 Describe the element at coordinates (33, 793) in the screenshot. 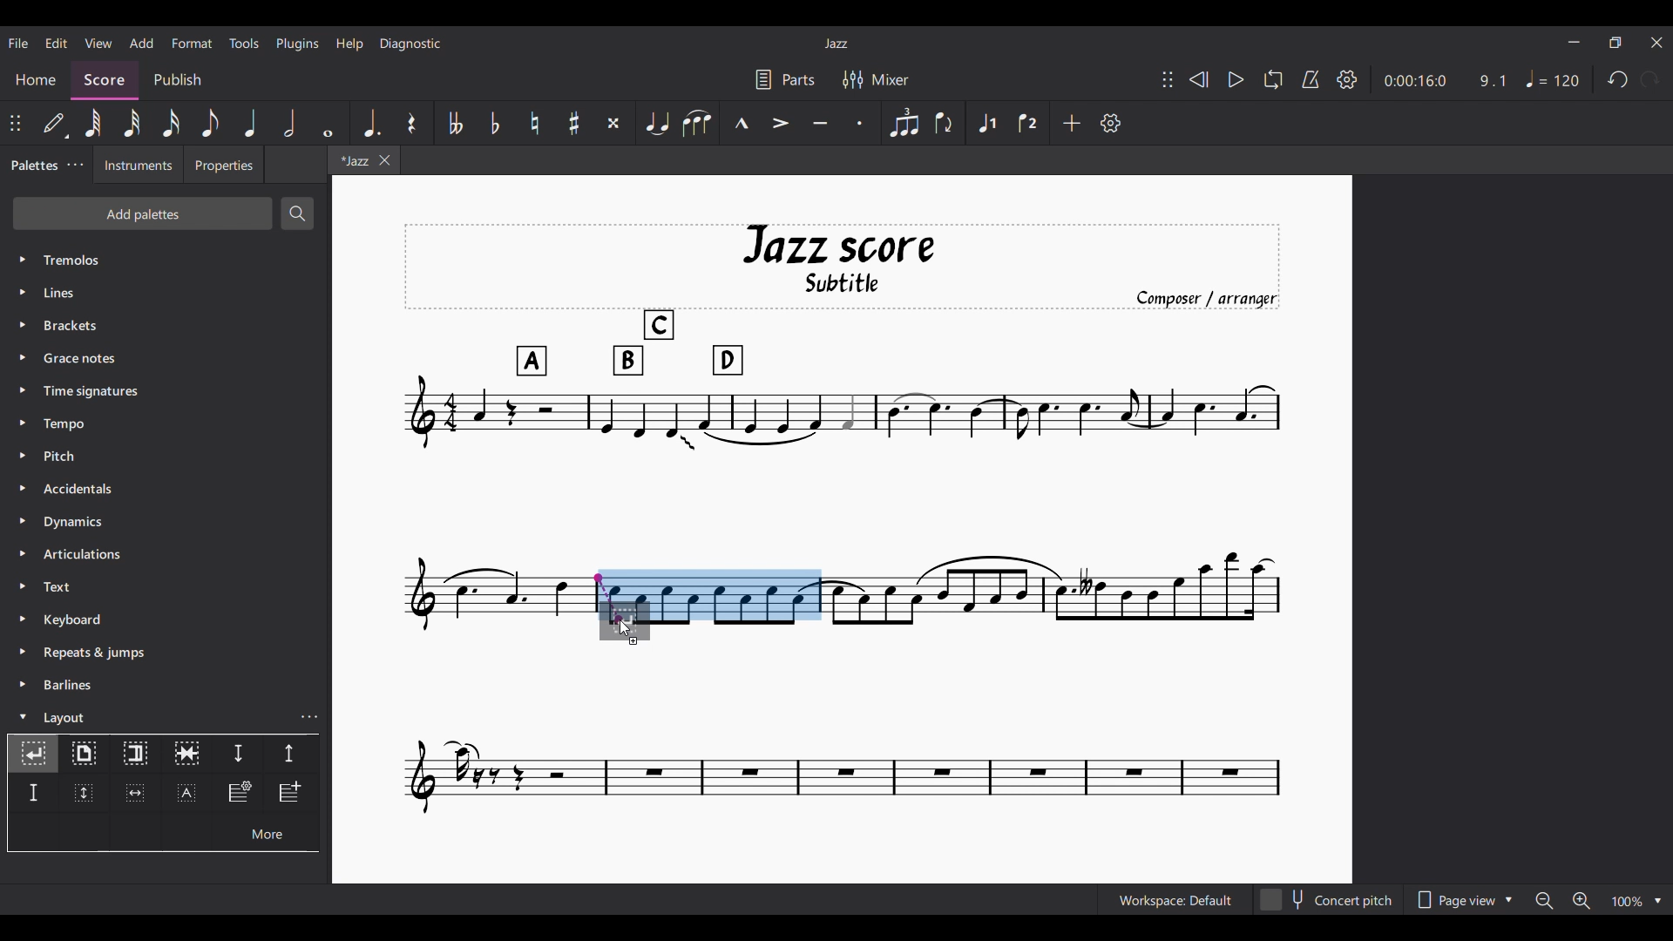

I see `Staff spacer fixed down` at that location.